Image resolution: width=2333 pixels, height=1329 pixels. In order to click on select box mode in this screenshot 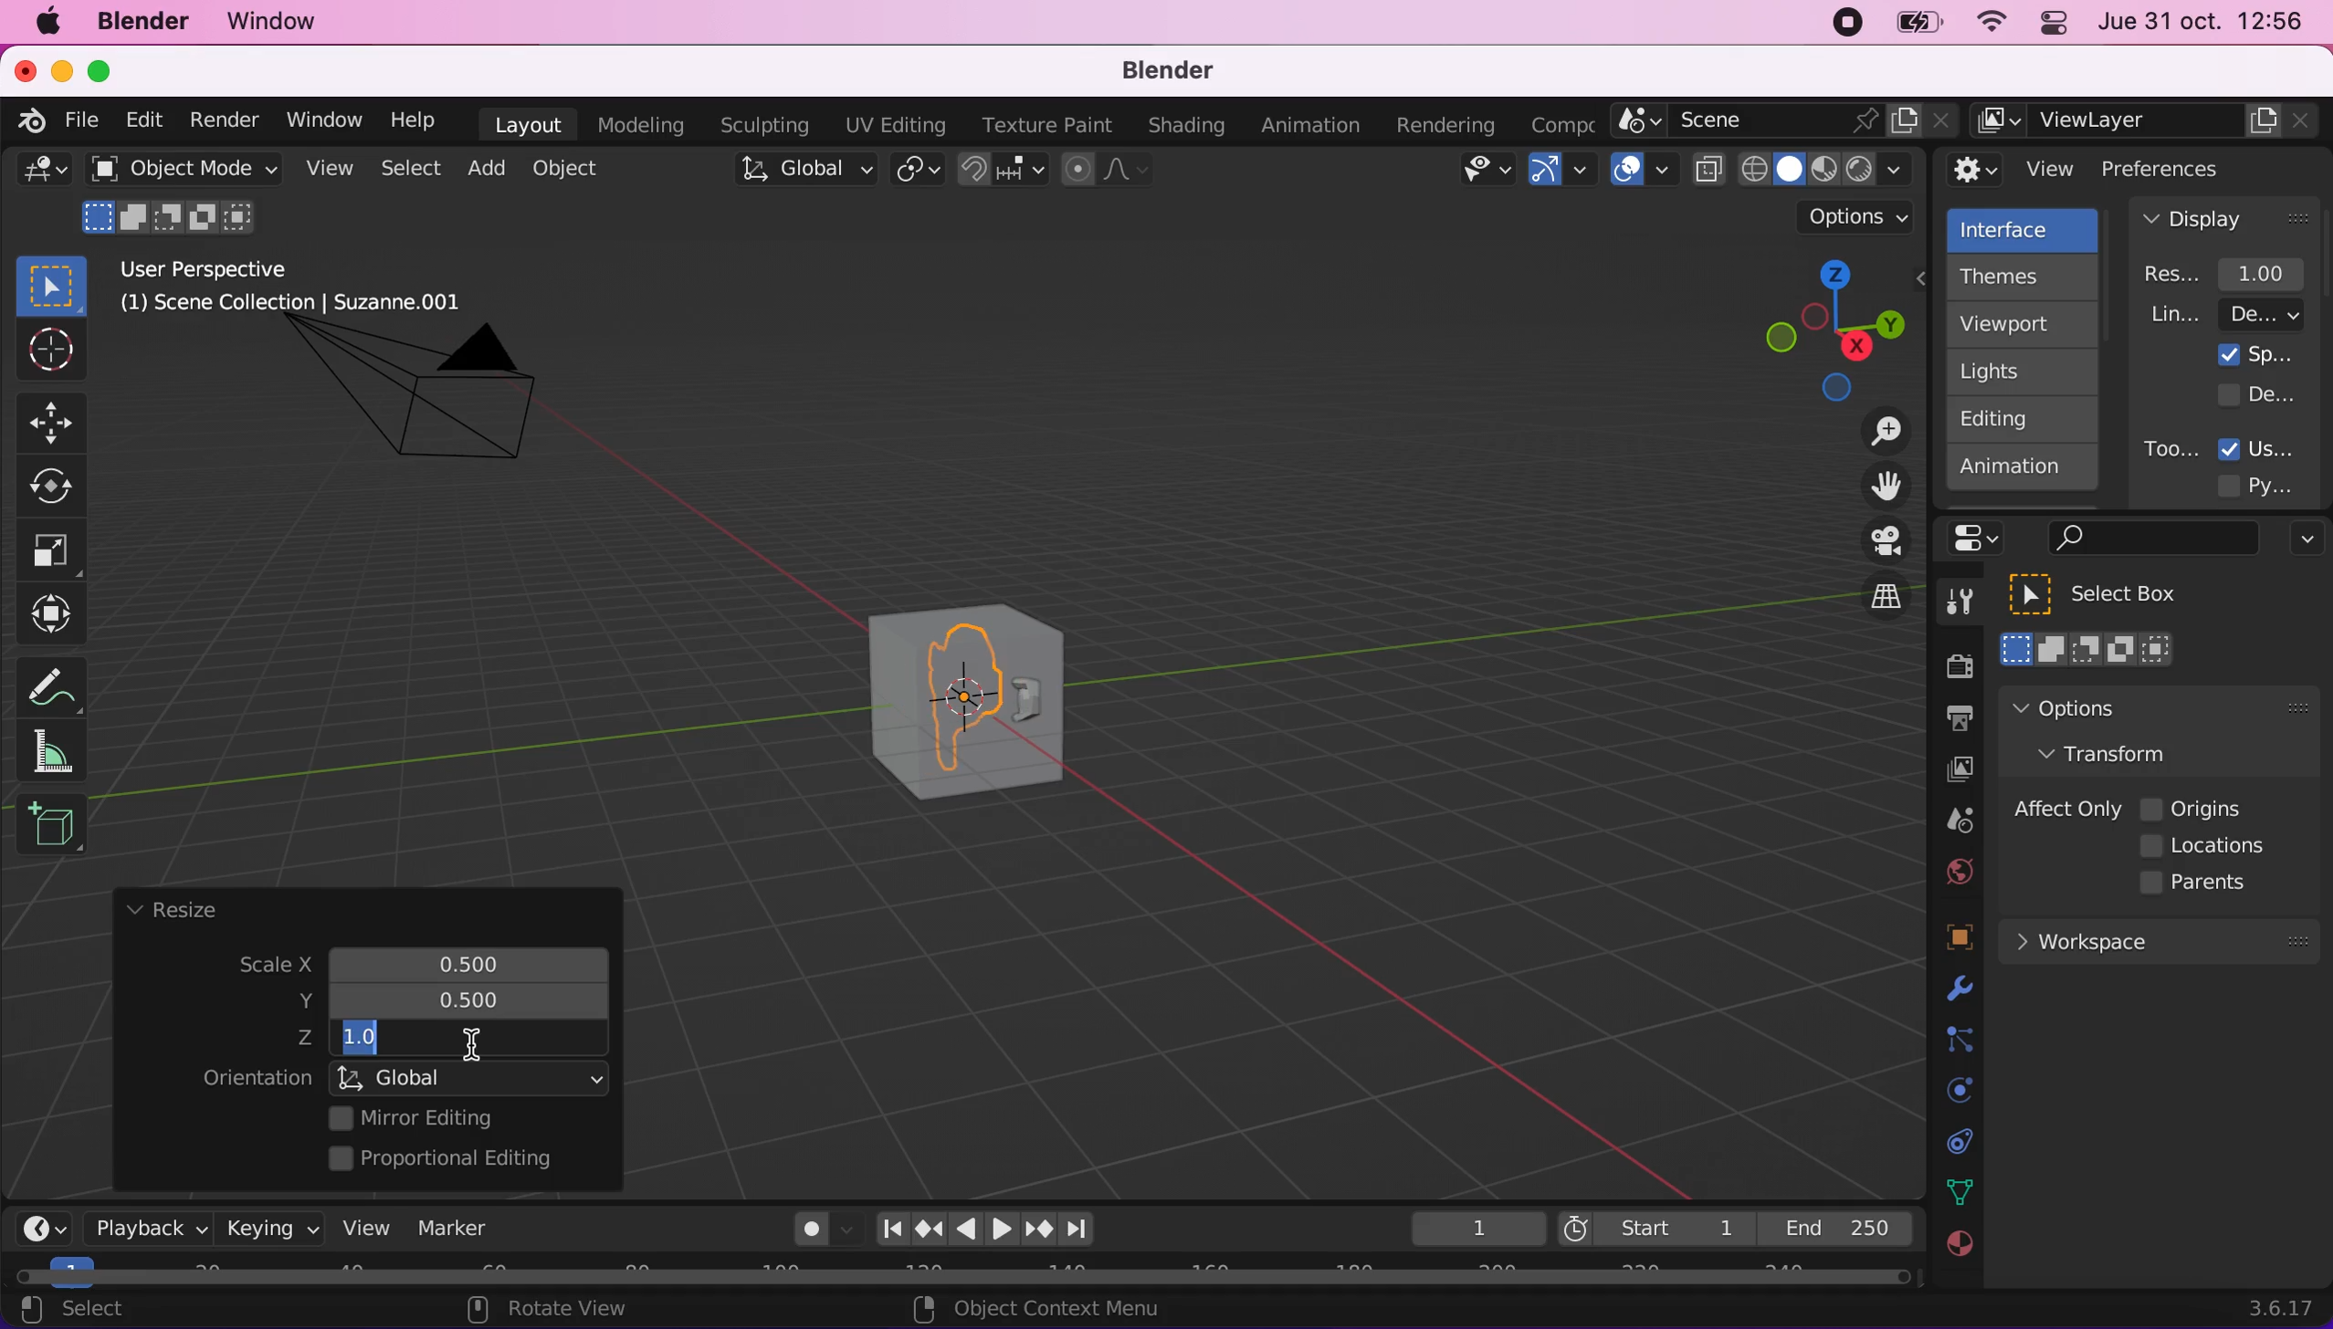, I will do `click(2088, 649)`.